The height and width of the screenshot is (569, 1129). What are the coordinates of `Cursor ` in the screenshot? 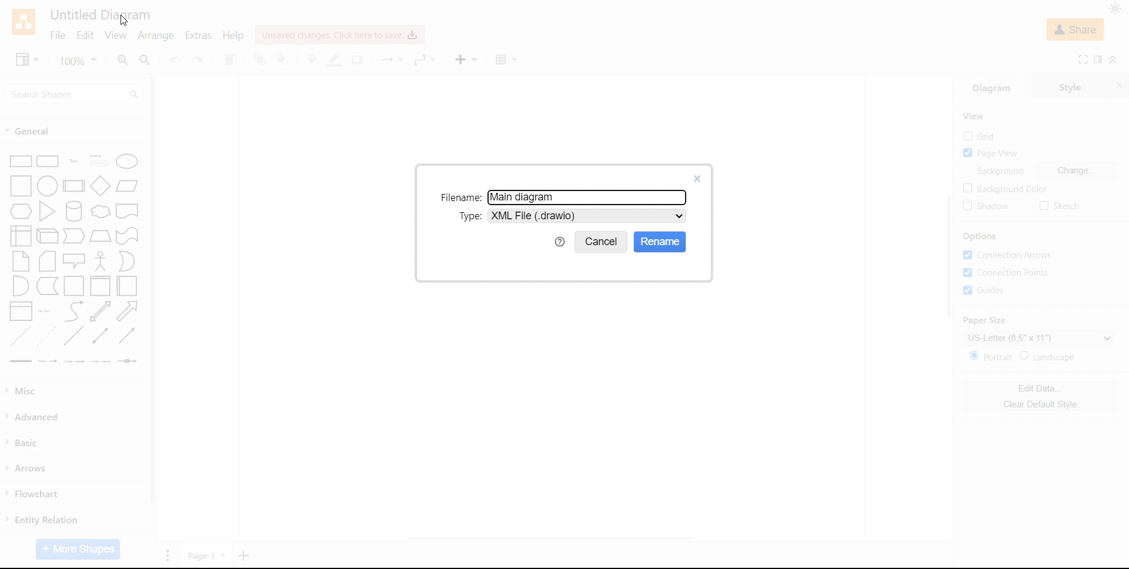 It's located at (123, 21).